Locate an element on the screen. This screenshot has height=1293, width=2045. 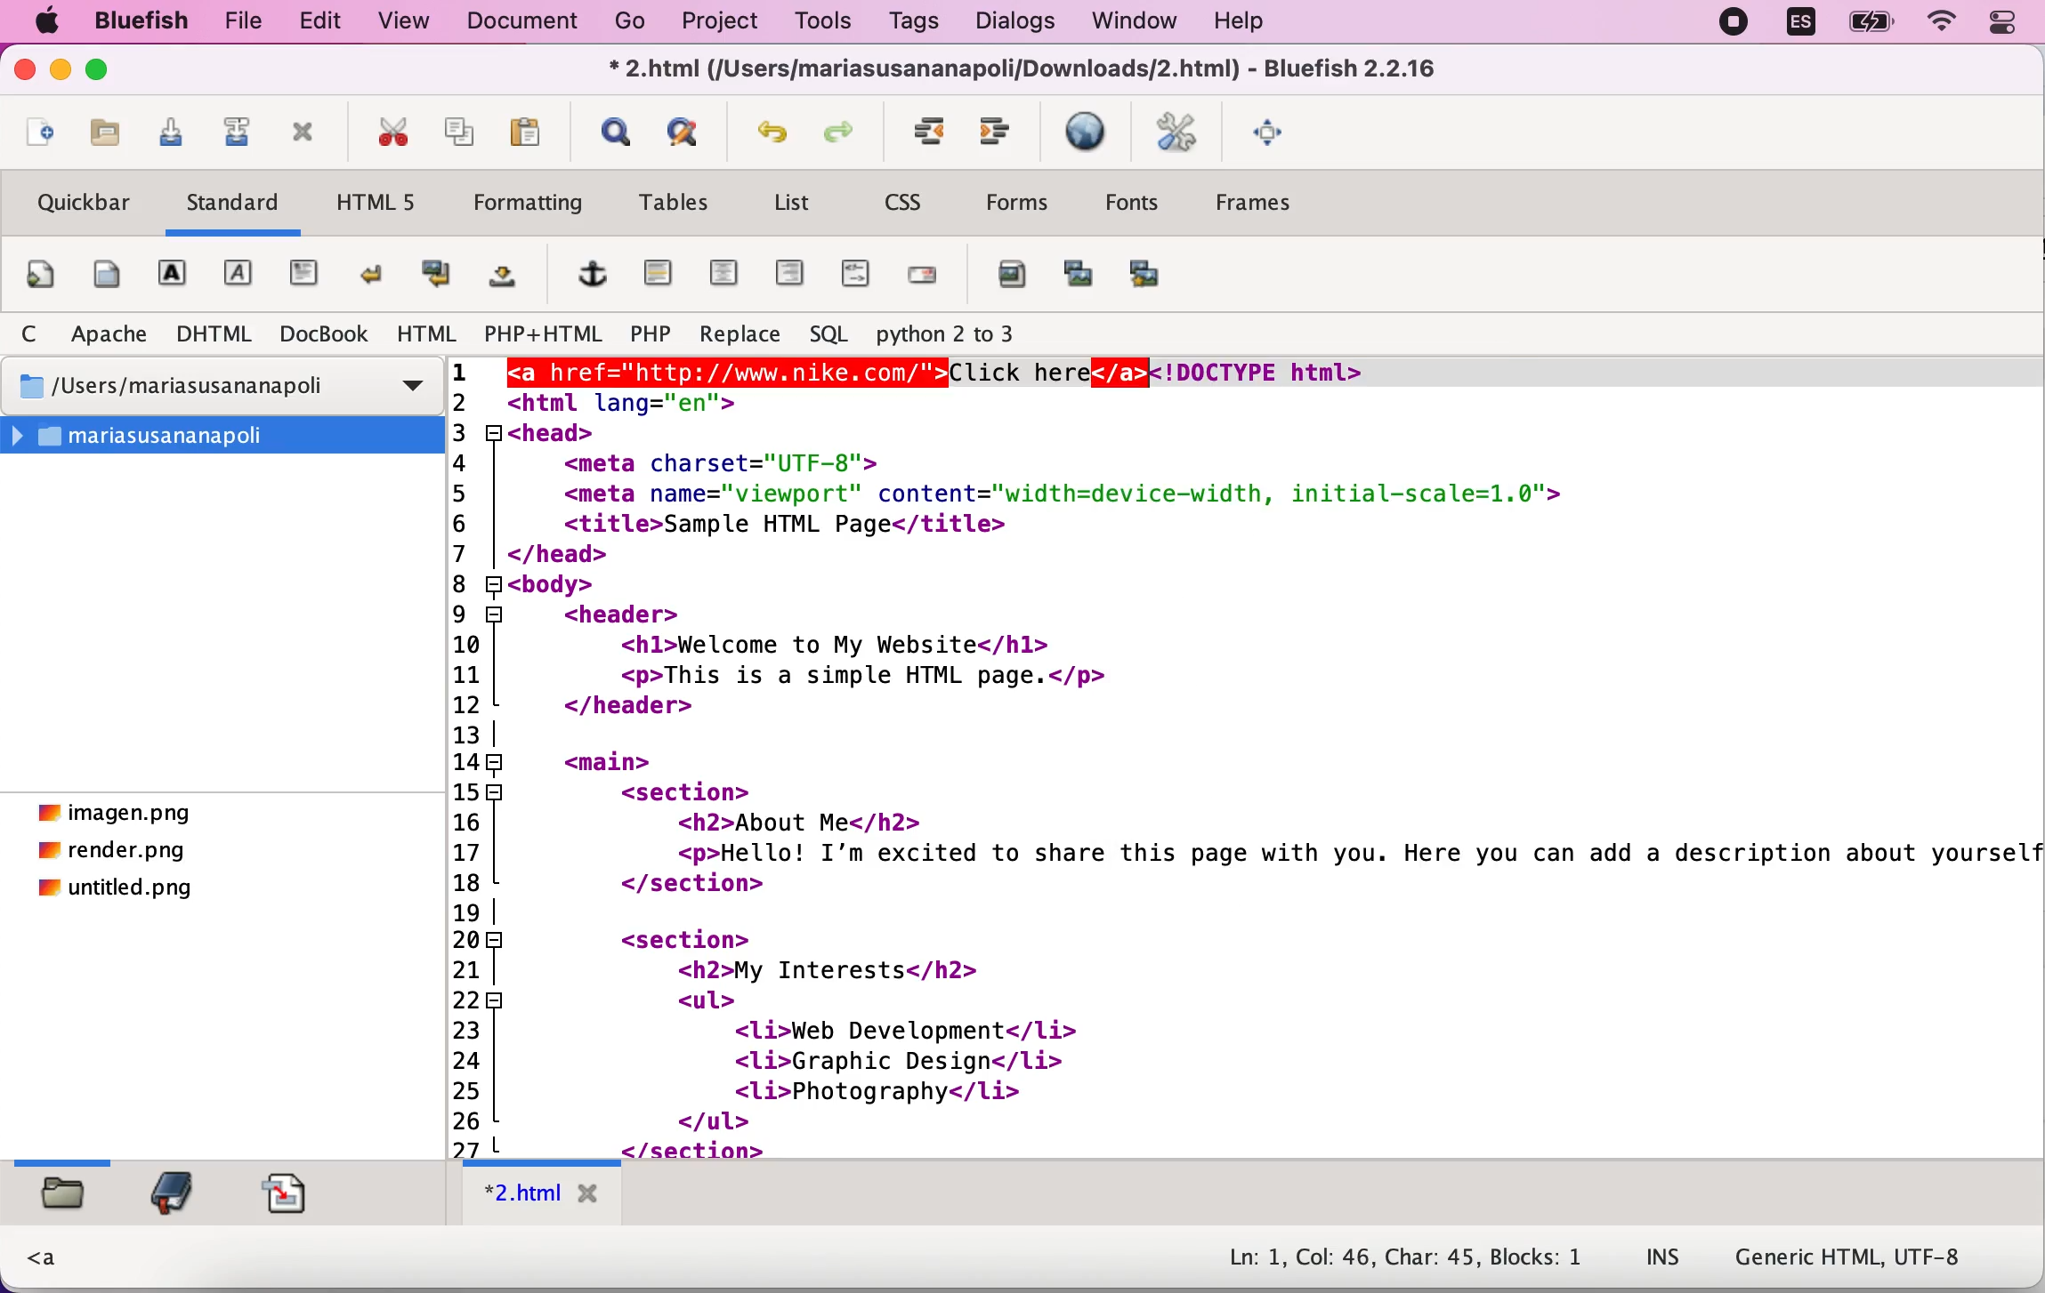
emphasis is located at coordinates (238, 275).